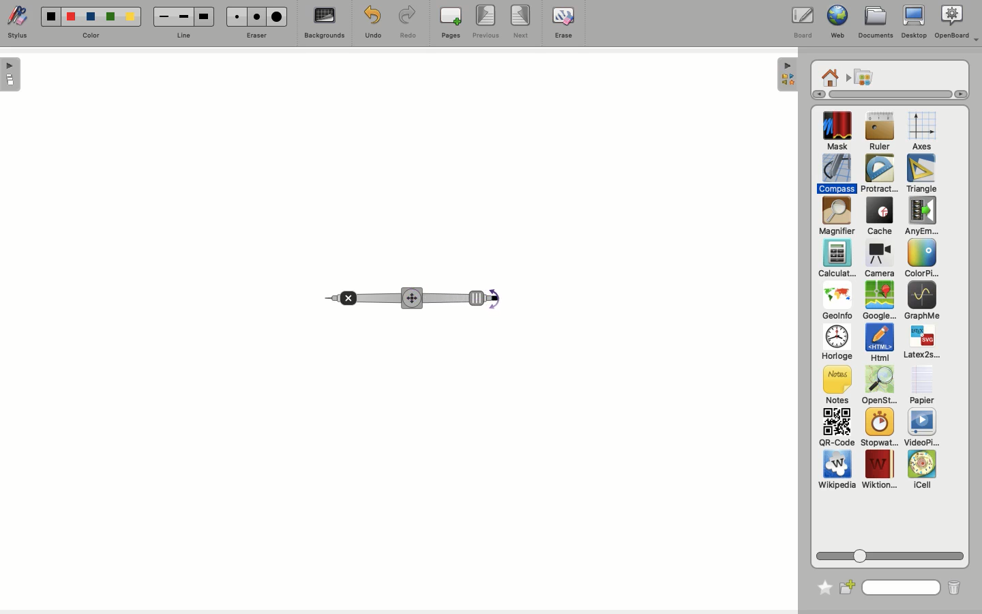 The image size is (982, 614). I want to click on Wikipedia, so click(837, 472).